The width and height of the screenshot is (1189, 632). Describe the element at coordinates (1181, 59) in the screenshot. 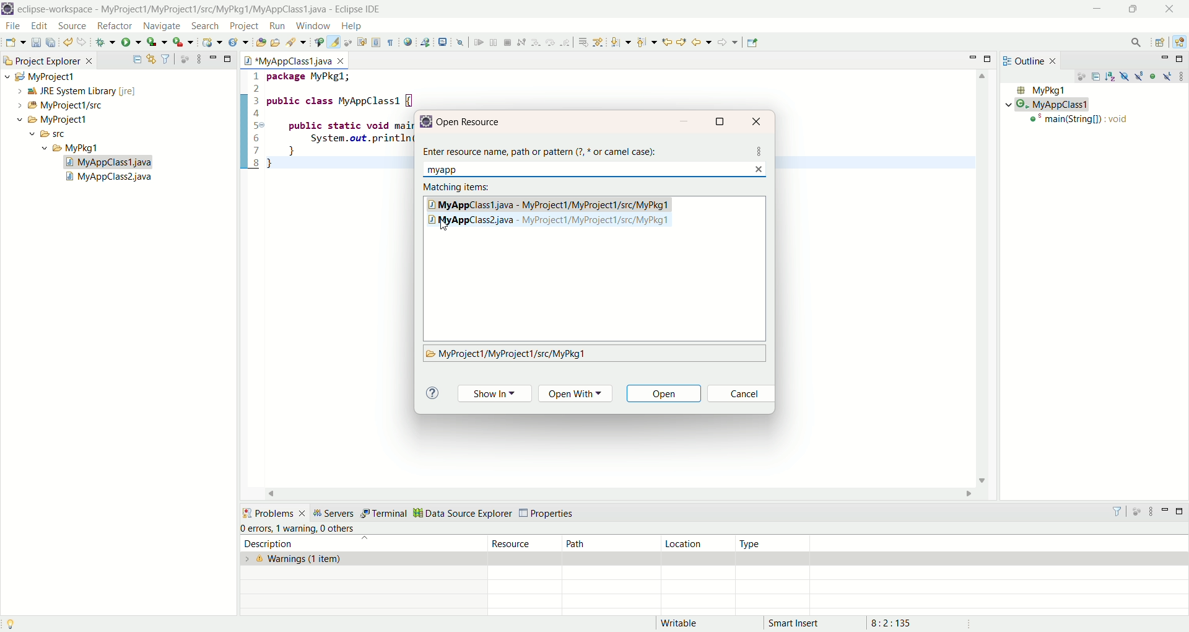

I see `maximize` at that location.